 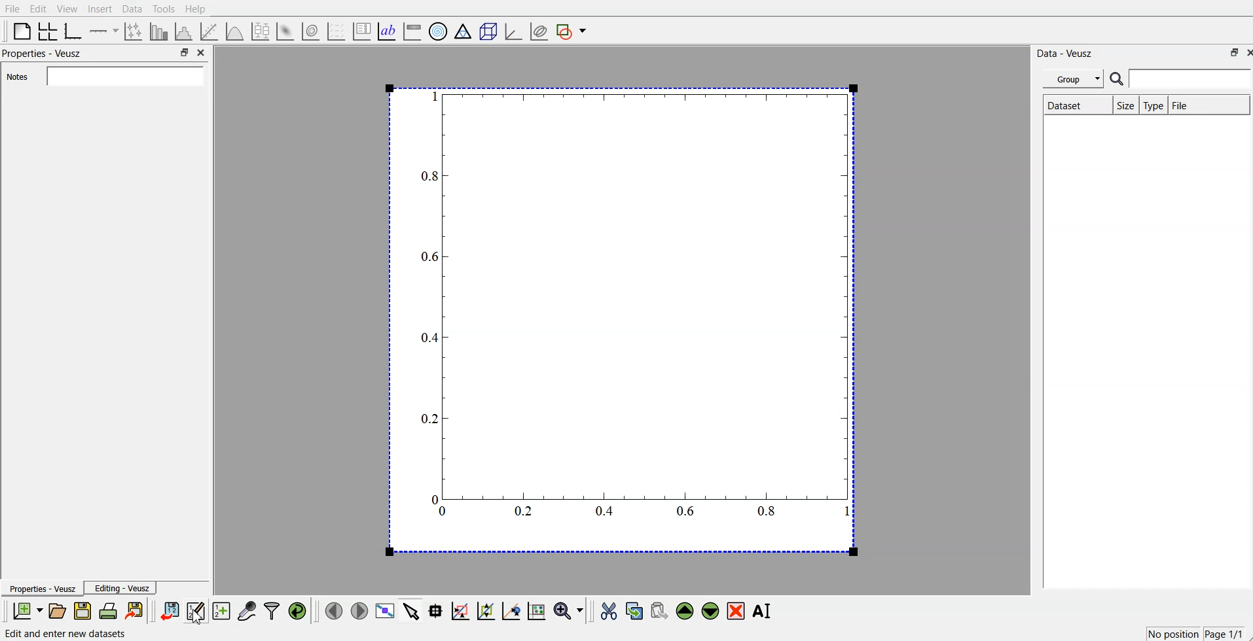 I want to click on Insert, so click(x=100, y=9).